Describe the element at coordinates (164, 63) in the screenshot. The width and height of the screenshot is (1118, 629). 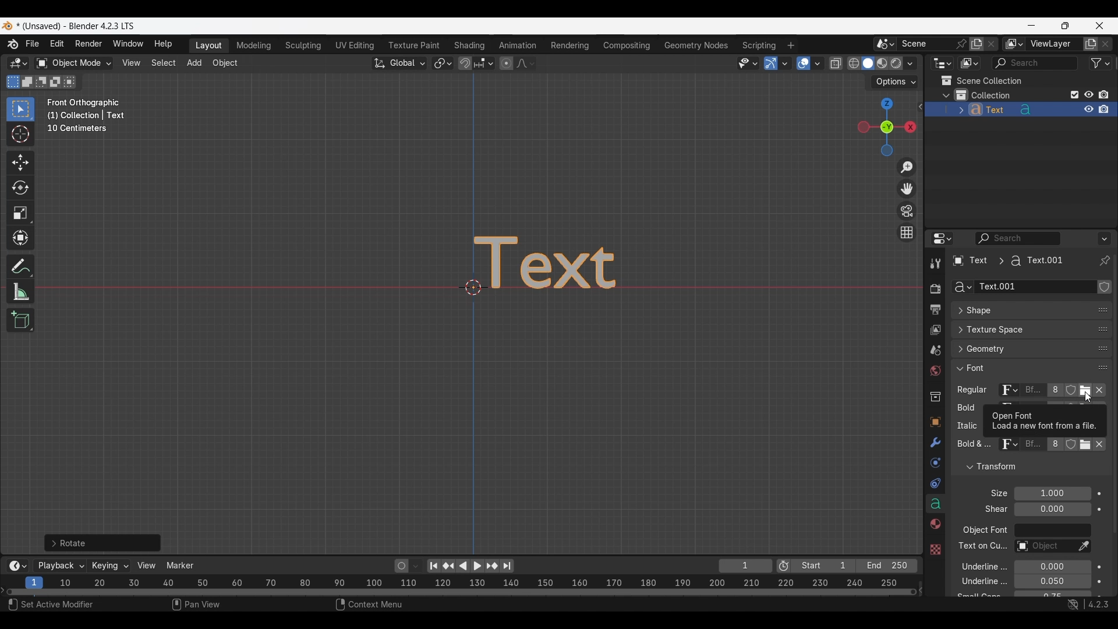
I see `Select menu` at that location.